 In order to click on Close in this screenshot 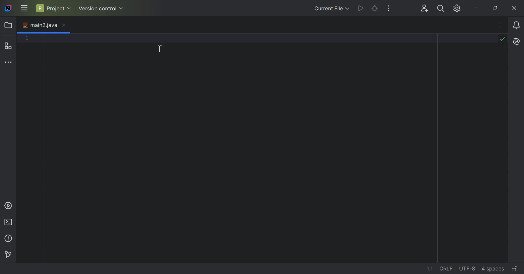, I will do `click(515, 8)`.